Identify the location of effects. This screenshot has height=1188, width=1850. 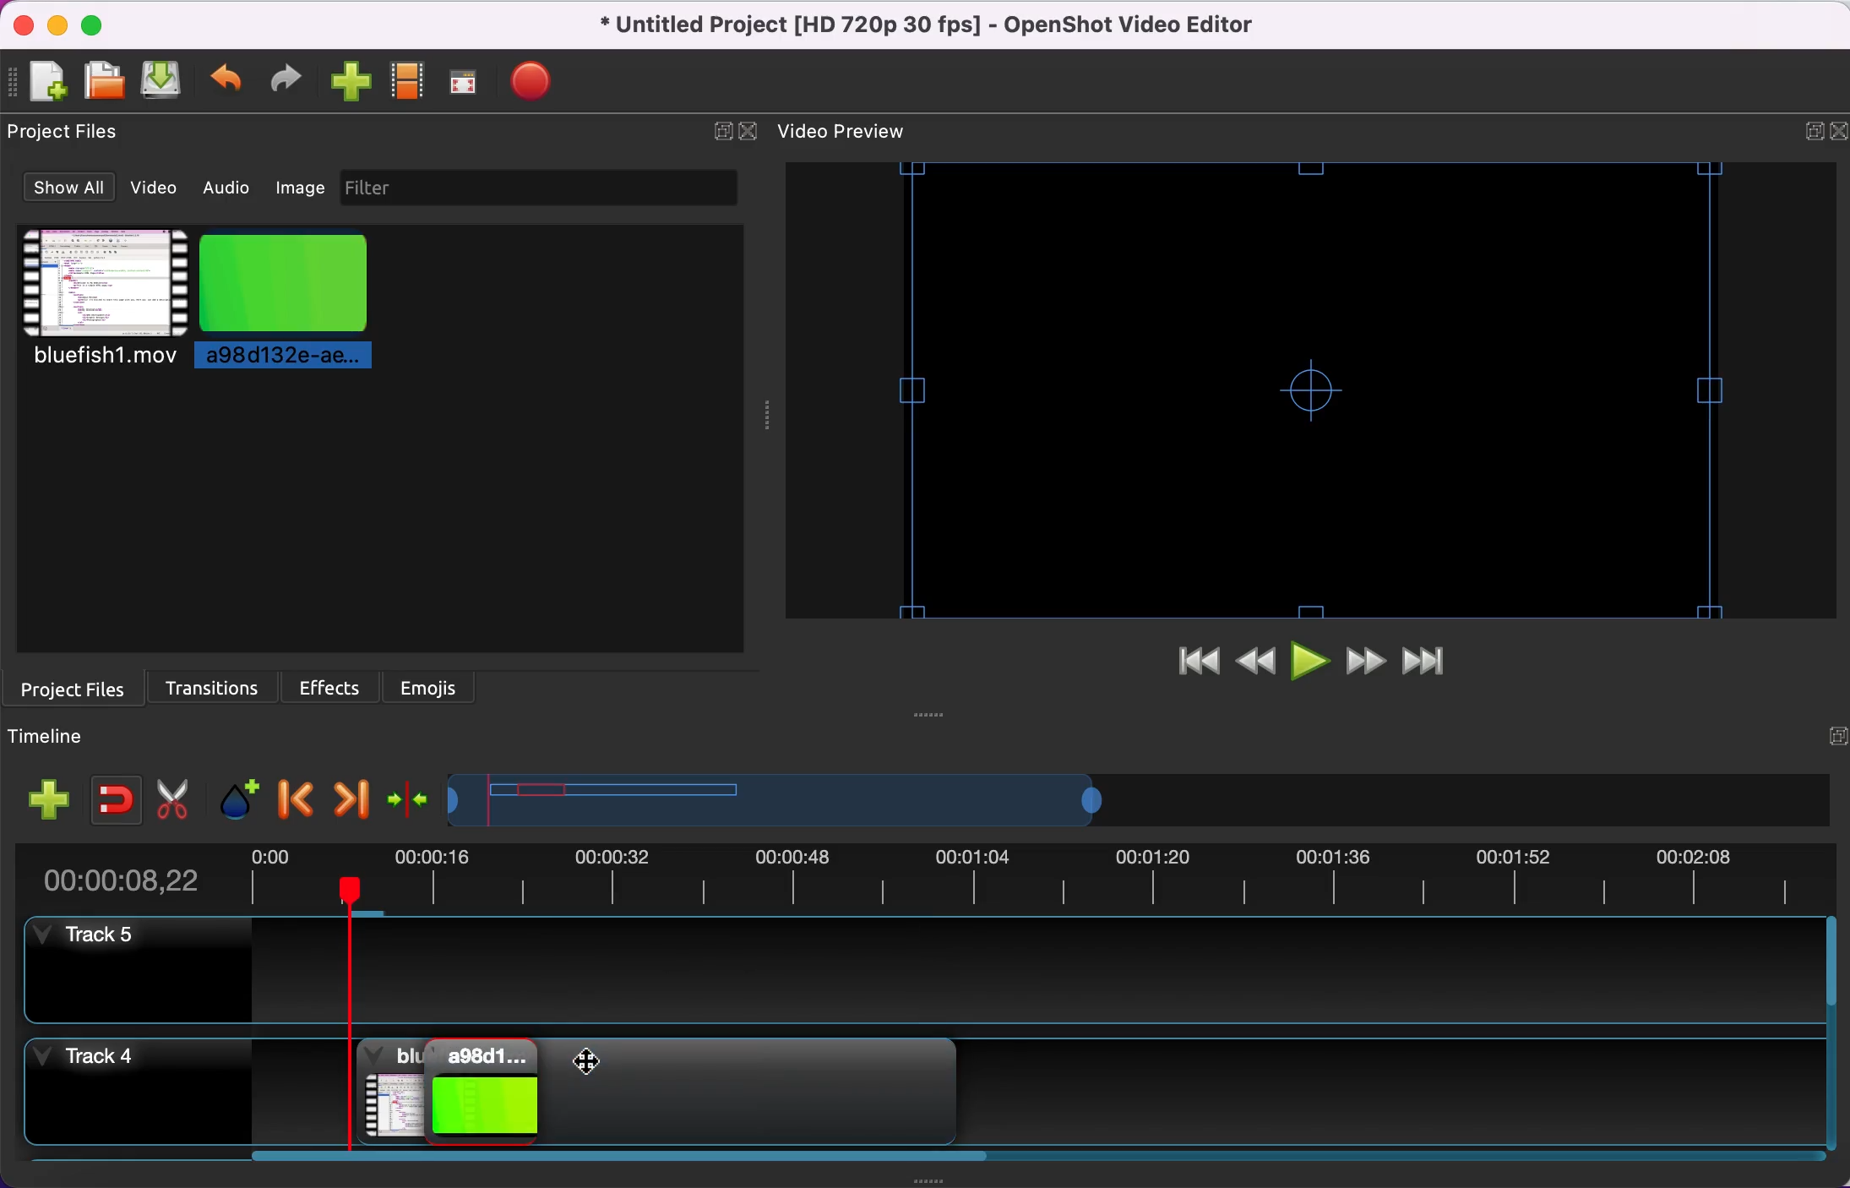
(330, 687).